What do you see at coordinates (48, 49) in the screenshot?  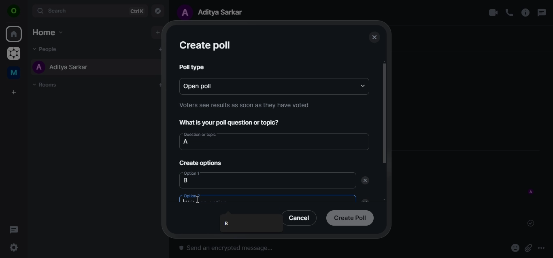 I see `people` at bounding box center [48, 49].